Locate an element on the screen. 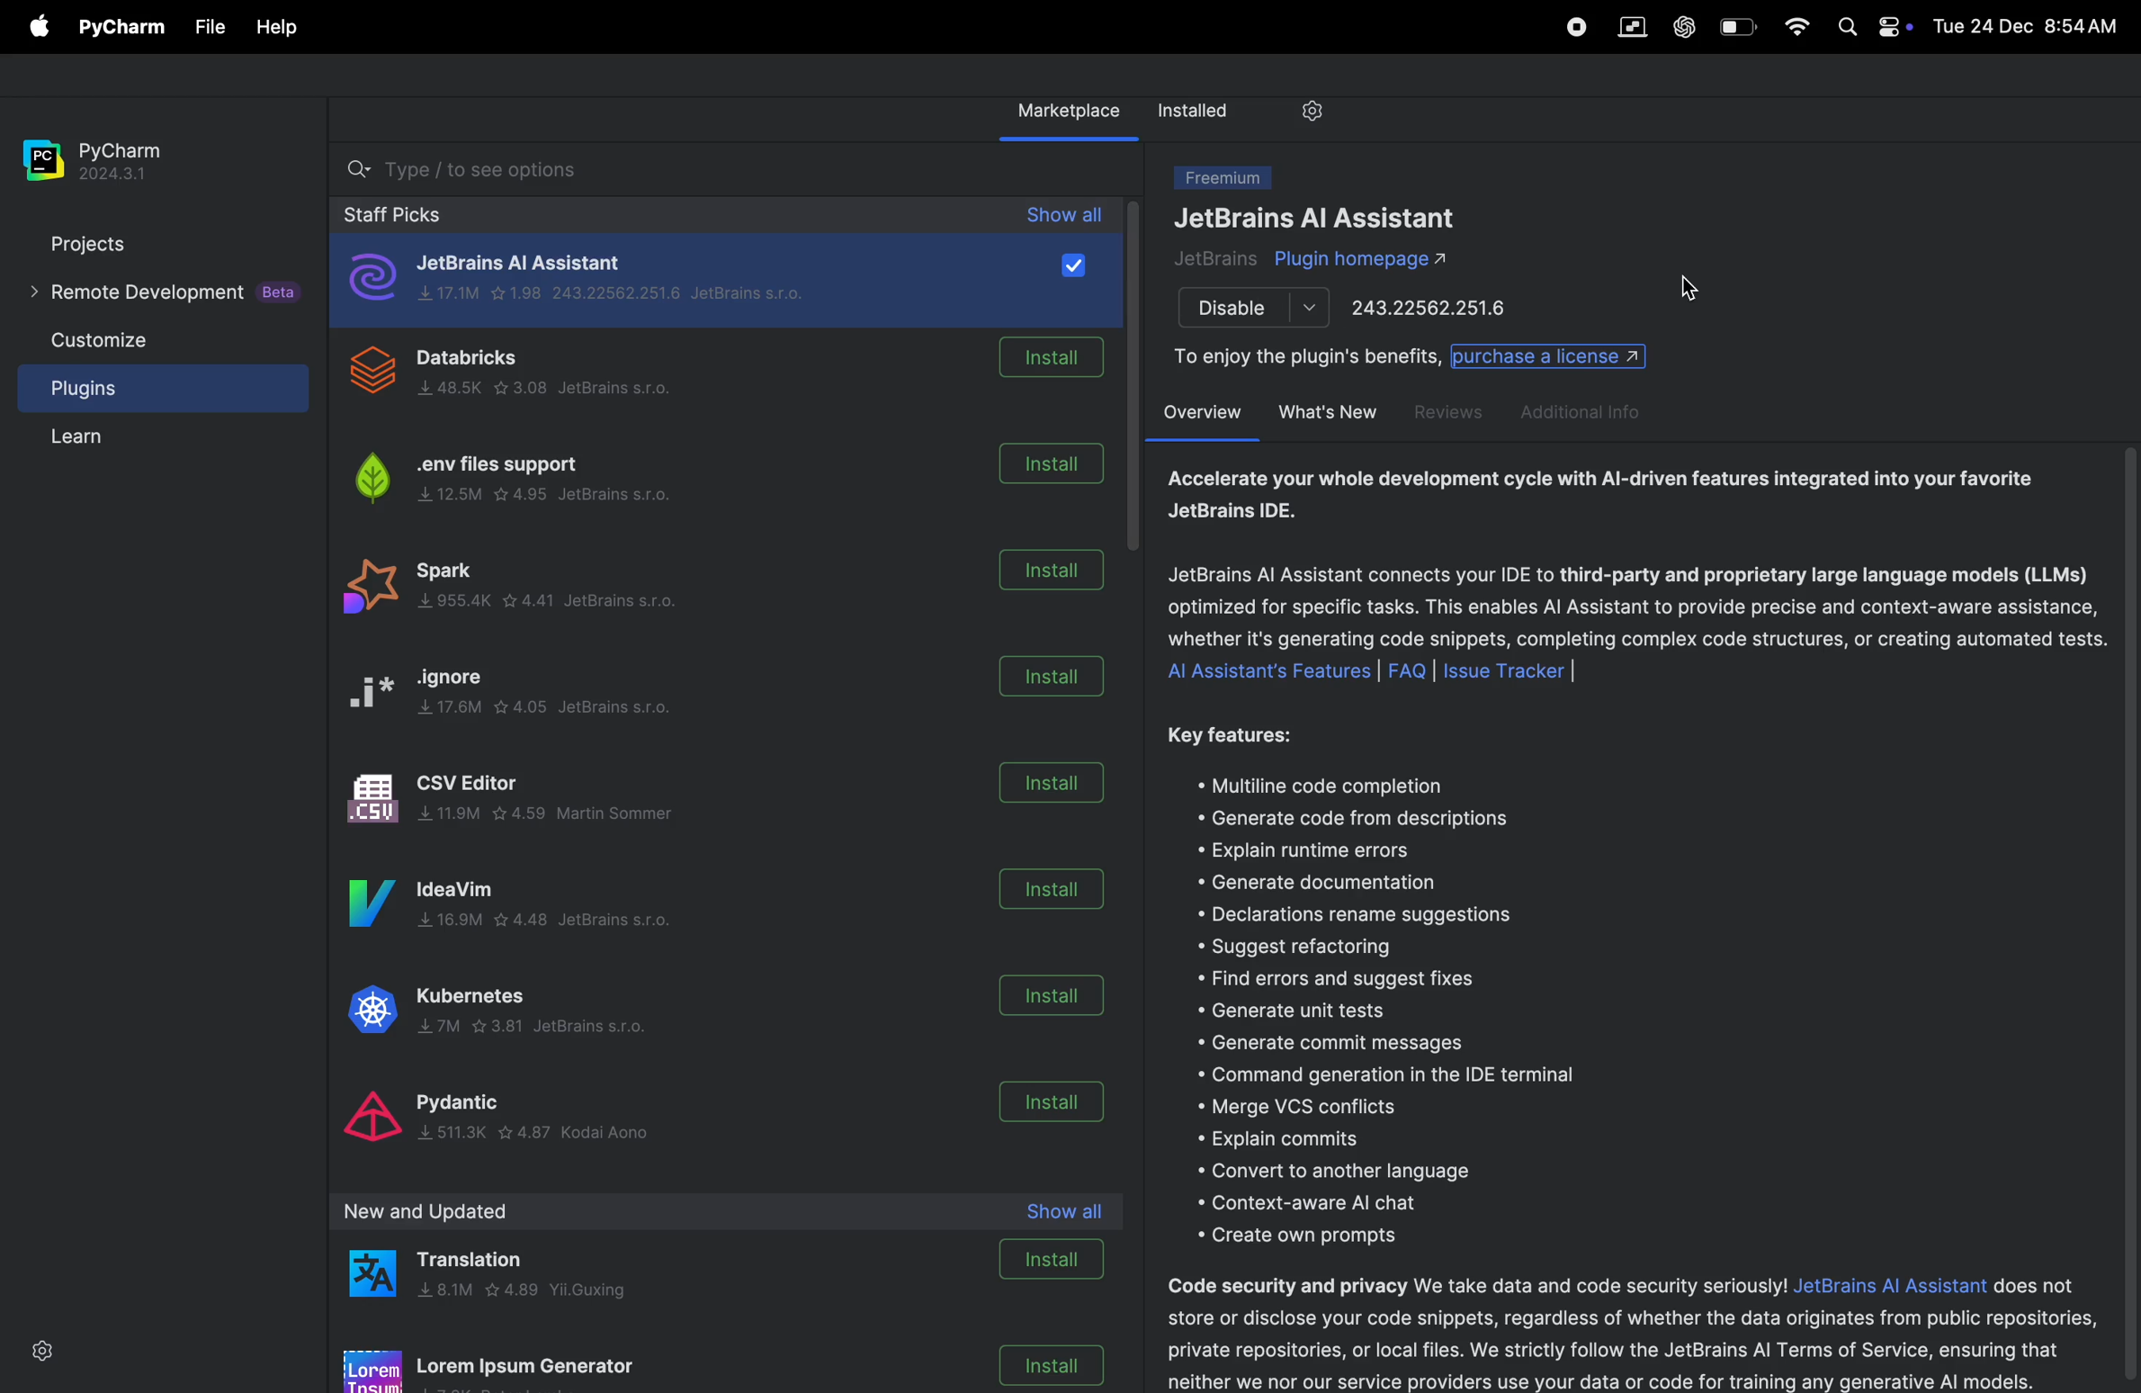 The image size is (2141, 1393). key features is located at coordinates (1259, 735).